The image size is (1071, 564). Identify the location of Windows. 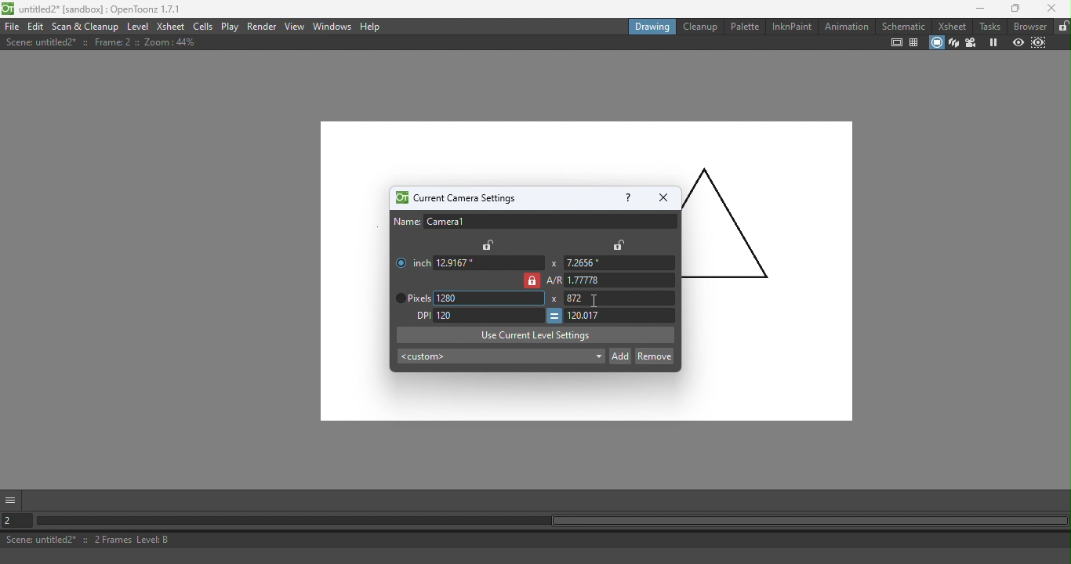
(332, 26).